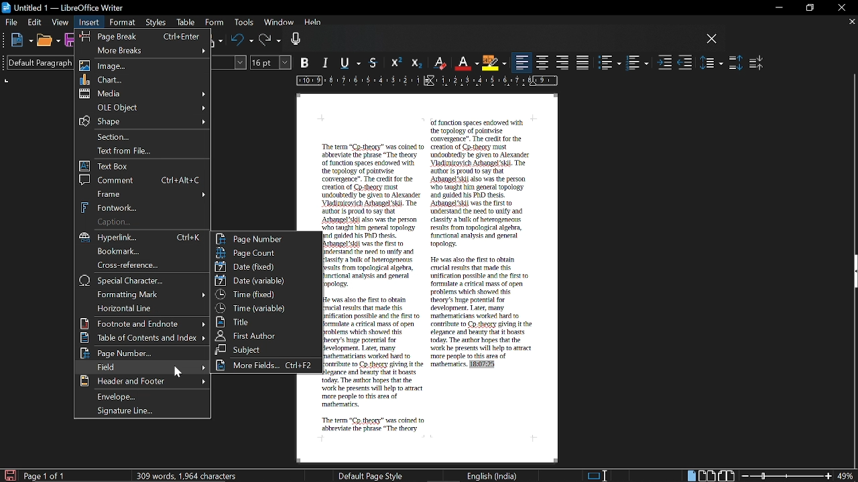  I want to click on text from file, so click(143, 152).